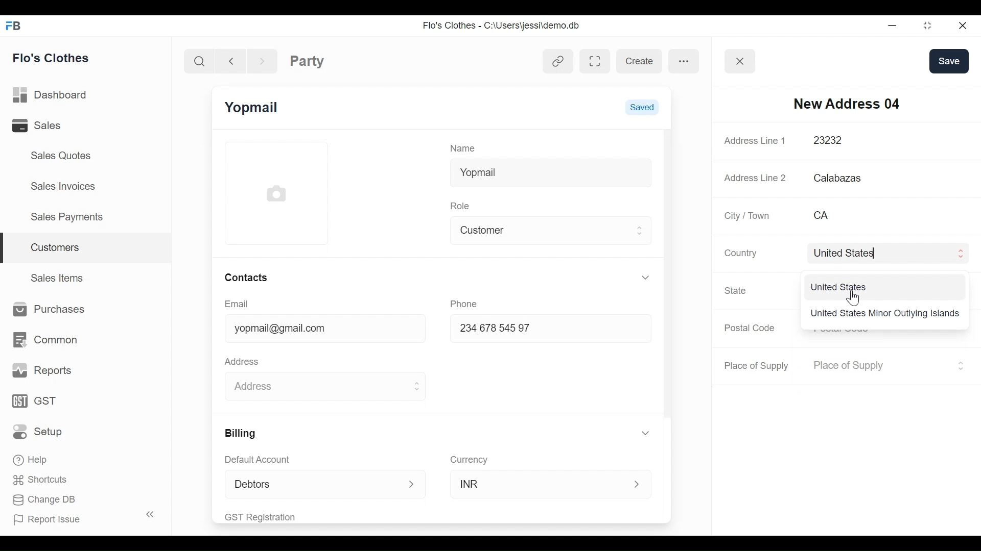  What do you see at coordinates (51, 125) in the screenshot?
I see `Sales` at bounding box center [51, 125].